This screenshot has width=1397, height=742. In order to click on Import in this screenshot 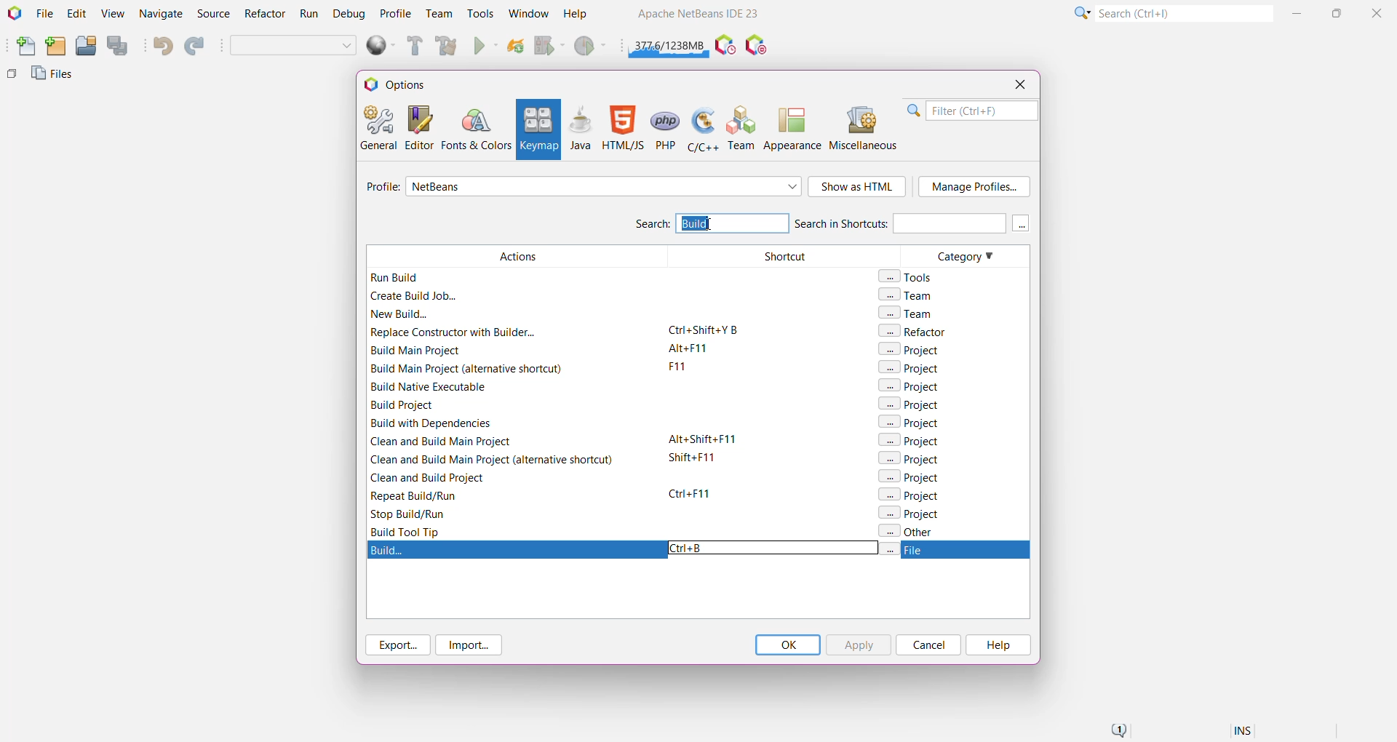, I will do `click(471, 645)`.